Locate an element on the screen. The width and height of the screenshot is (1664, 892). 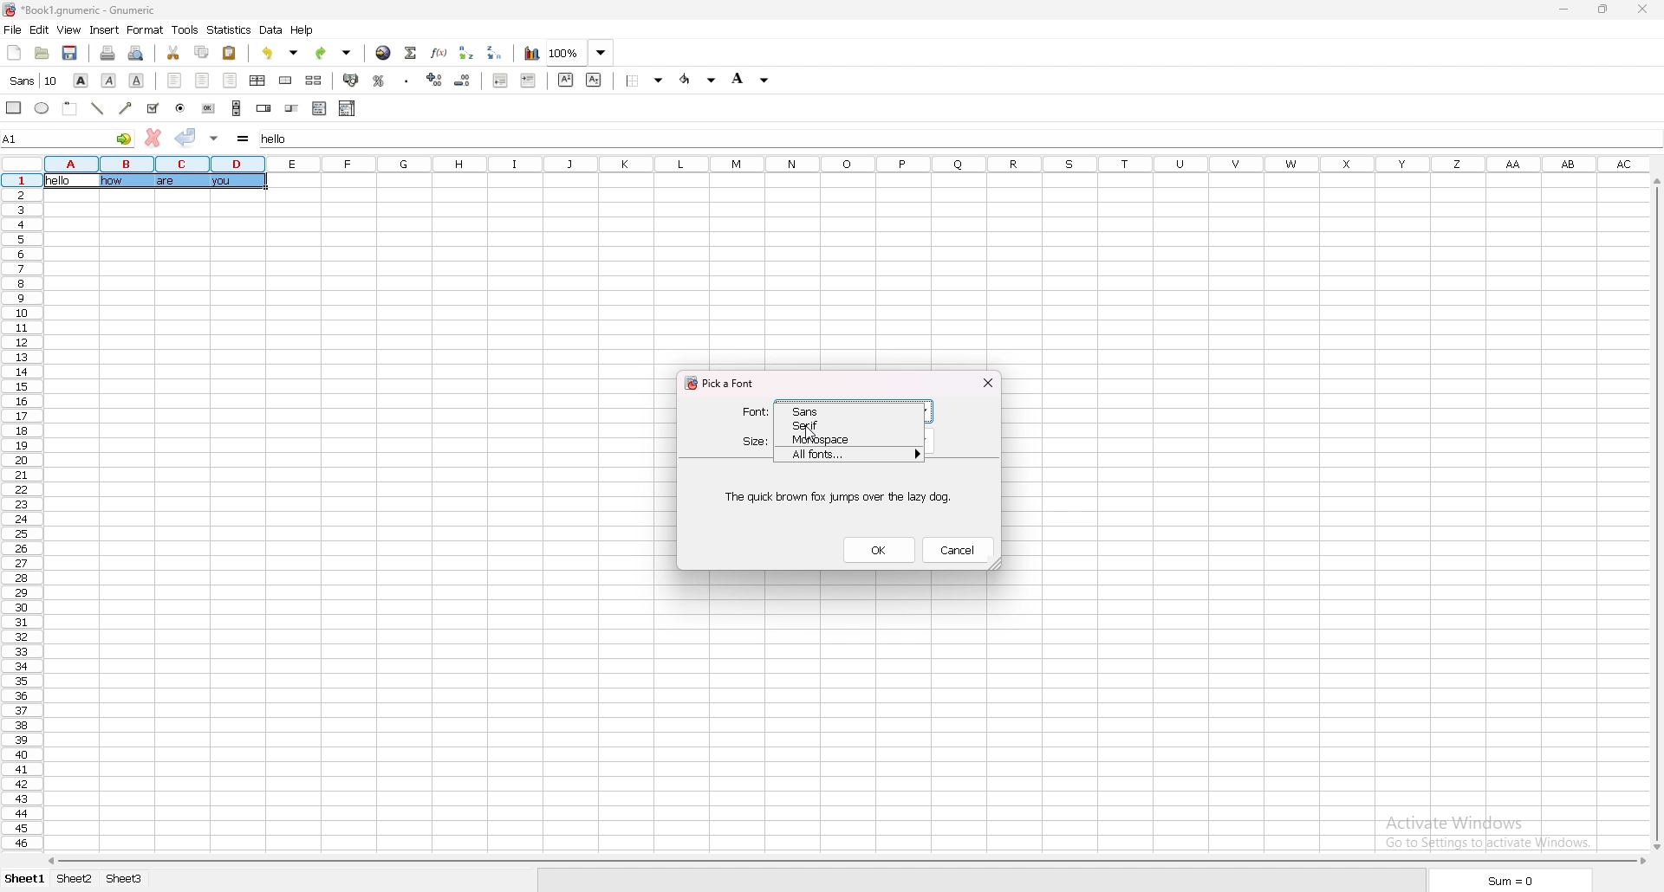
selected cell is located at coordinates (68, 138).